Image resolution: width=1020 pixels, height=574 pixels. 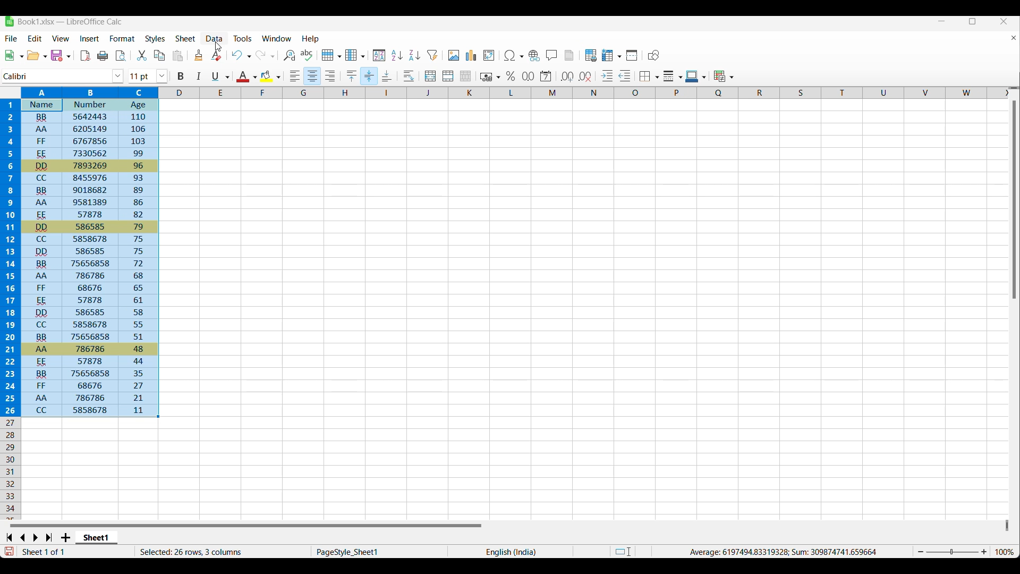 I want to click on Zoom out, so click(x=921, y=552).